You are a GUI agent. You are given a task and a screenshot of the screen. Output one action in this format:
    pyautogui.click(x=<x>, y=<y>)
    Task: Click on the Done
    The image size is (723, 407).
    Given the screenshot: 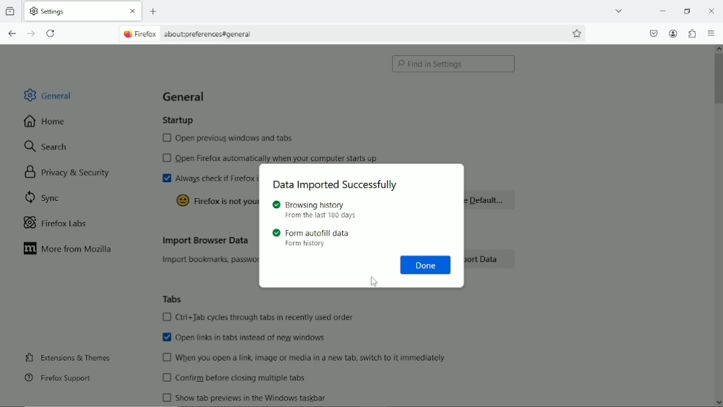 What is the action you would take?
    pyautogui.click(x=426, y=264)
    